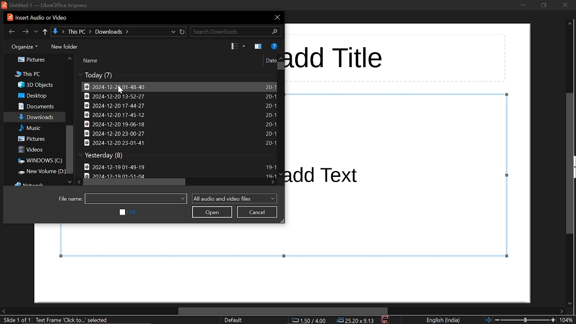  Describe the element at coordinates (36, 107) in the screenshot. I see `documents` at that location.